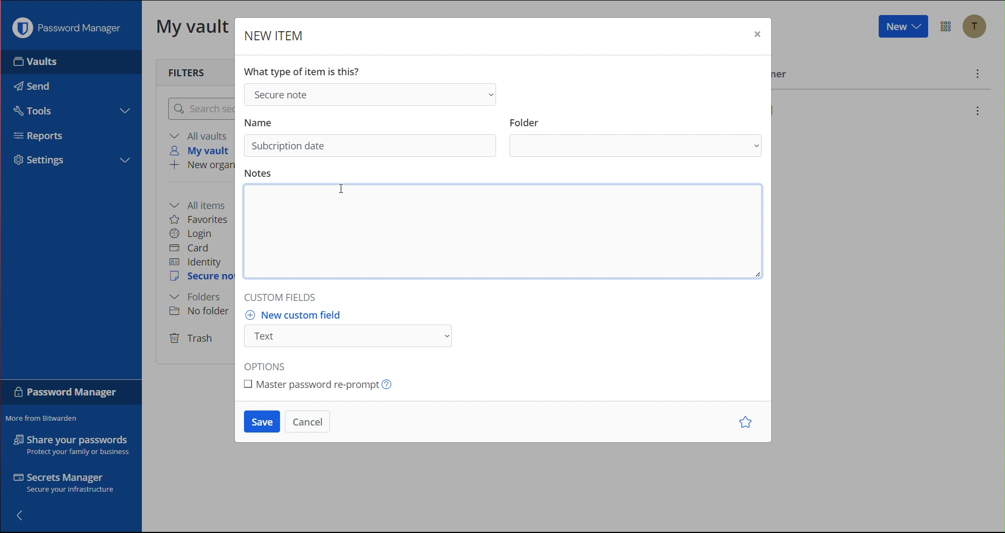  Describe the element at coordinates (199, 219) in the screenshot. I see `Favorites` at that location.